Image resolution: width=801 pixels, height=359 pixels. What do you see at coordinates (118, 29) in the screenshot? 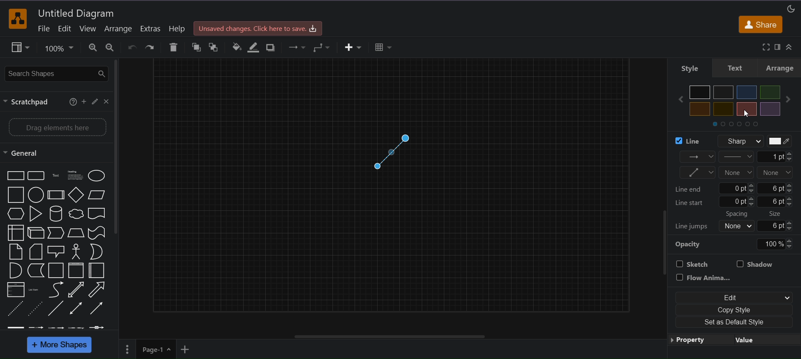
I see `arrange` at bounding box center [118, 29].